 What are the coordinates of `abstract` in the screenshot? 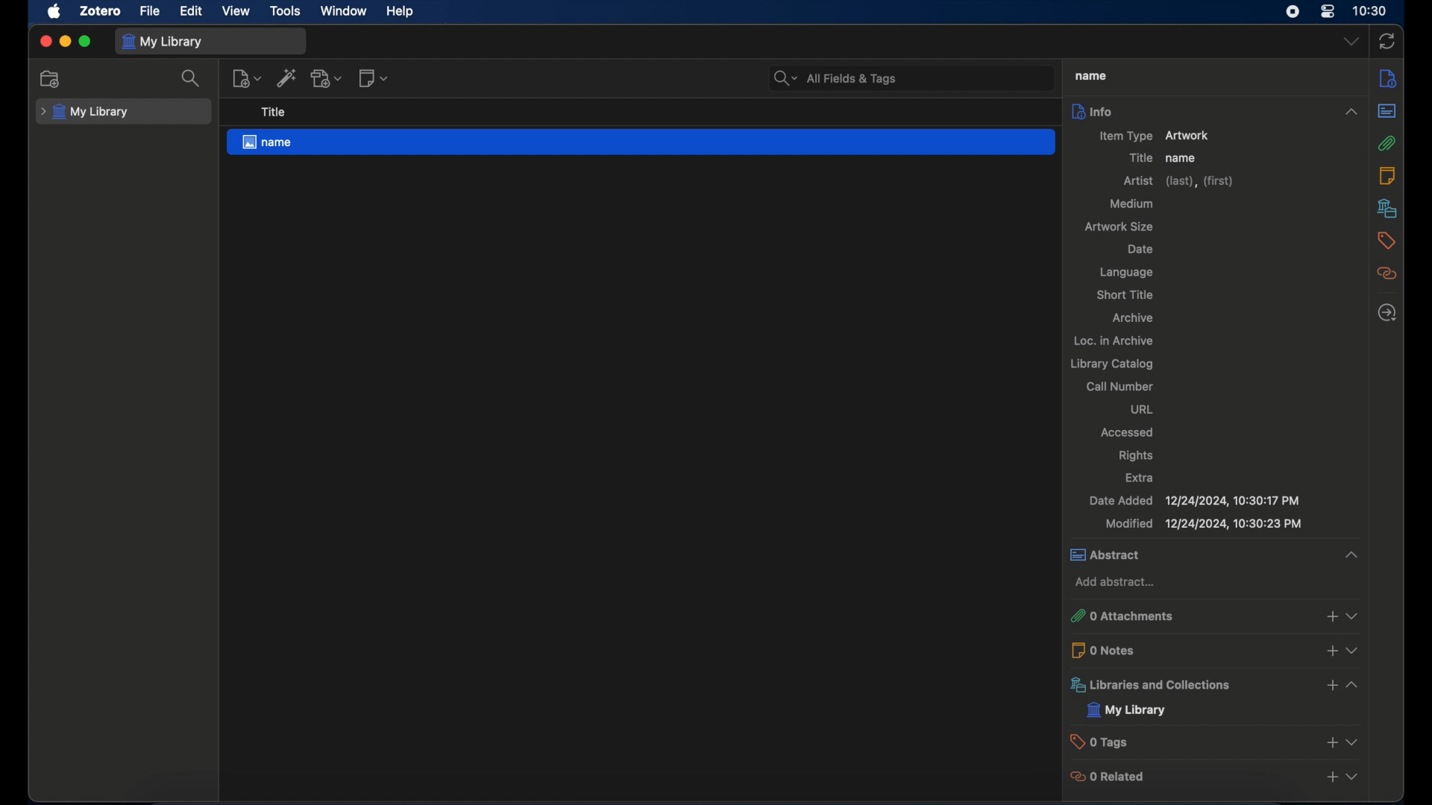 It's located at (1131, 555).